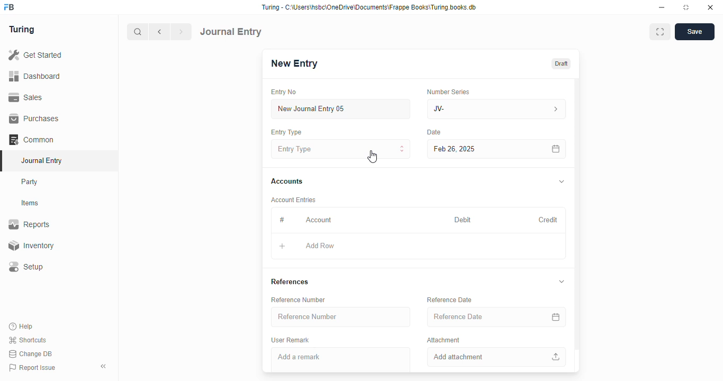 This screenshot has width=723, height=381. I want to click on turing, so click(22, 30).